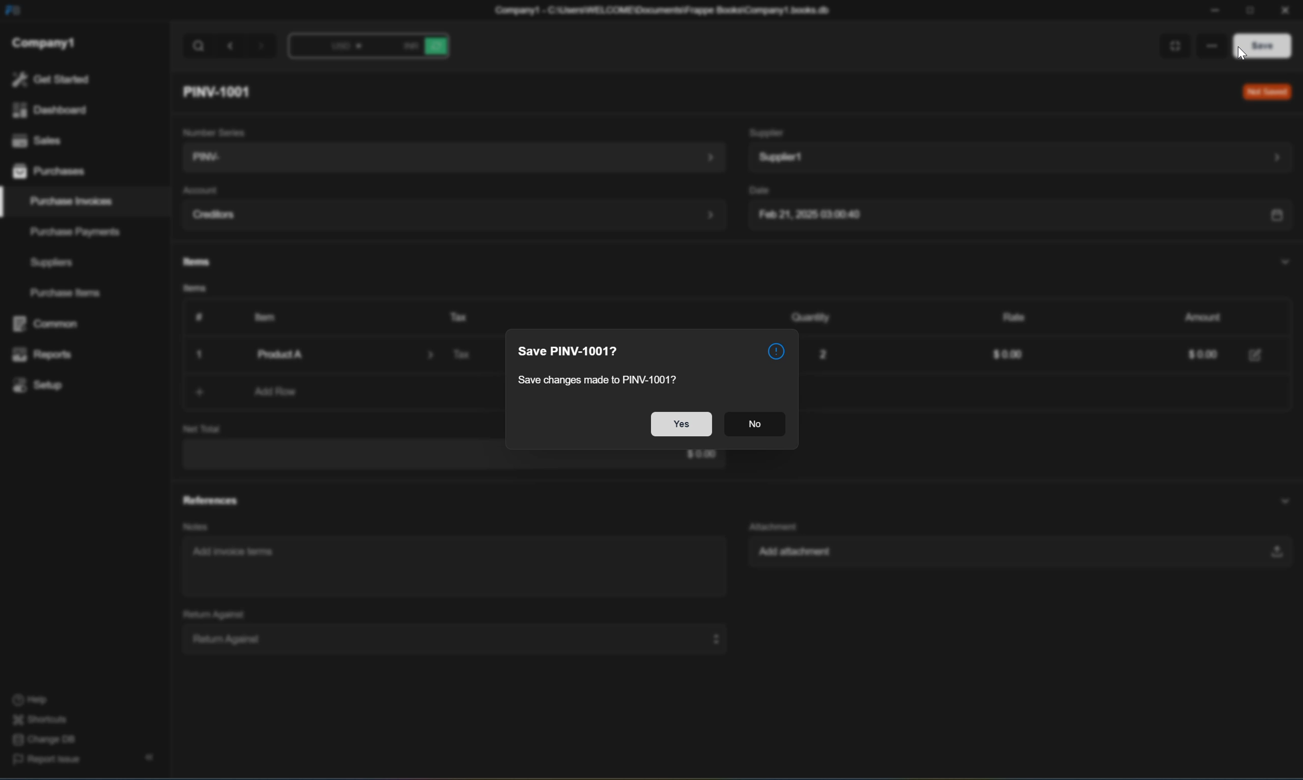  What do you see at coordinates (44, 42) in the screenshot?
I see `company1` at bounding box center [44, 42].